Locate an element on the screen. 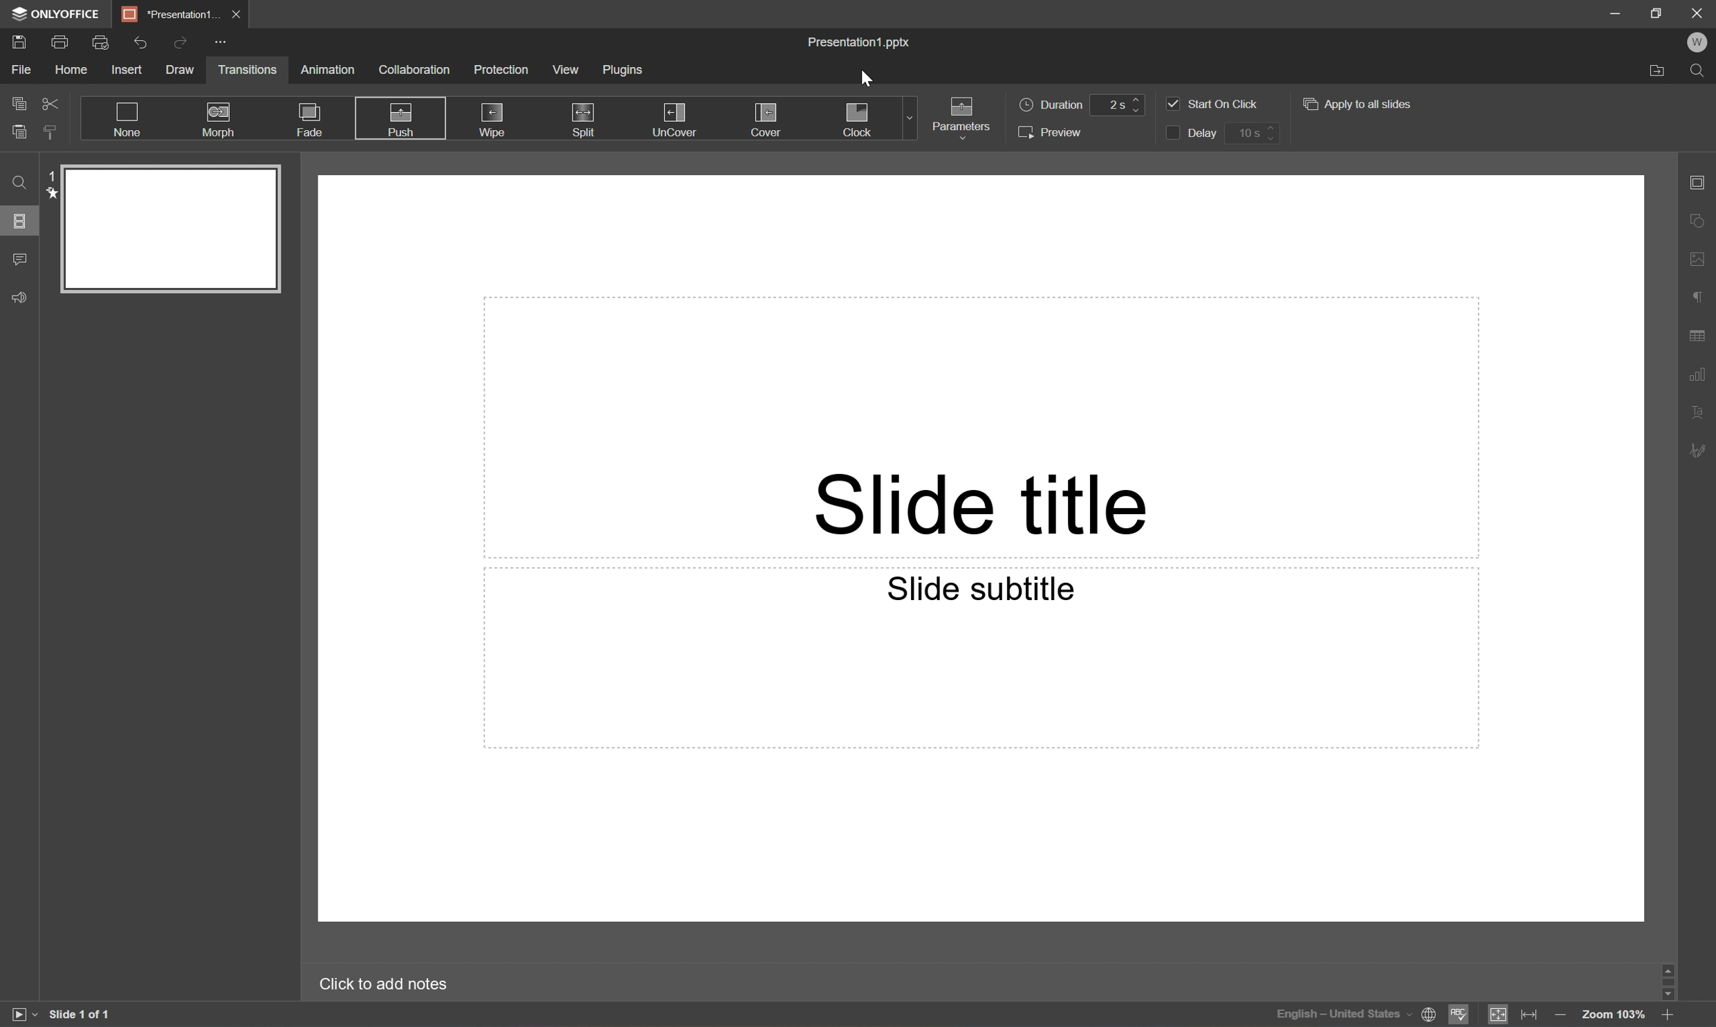 The width and height of the screenshot is (1716, 1027). Slide title is located at coordinates (981, 503).